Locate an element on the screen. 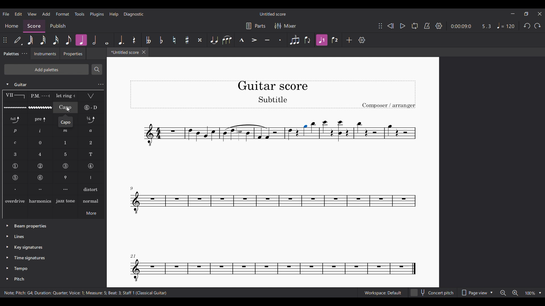 Image resolution: width=545 pixels, height=306 pixels. Minimize is located at coordinates (513, 14).